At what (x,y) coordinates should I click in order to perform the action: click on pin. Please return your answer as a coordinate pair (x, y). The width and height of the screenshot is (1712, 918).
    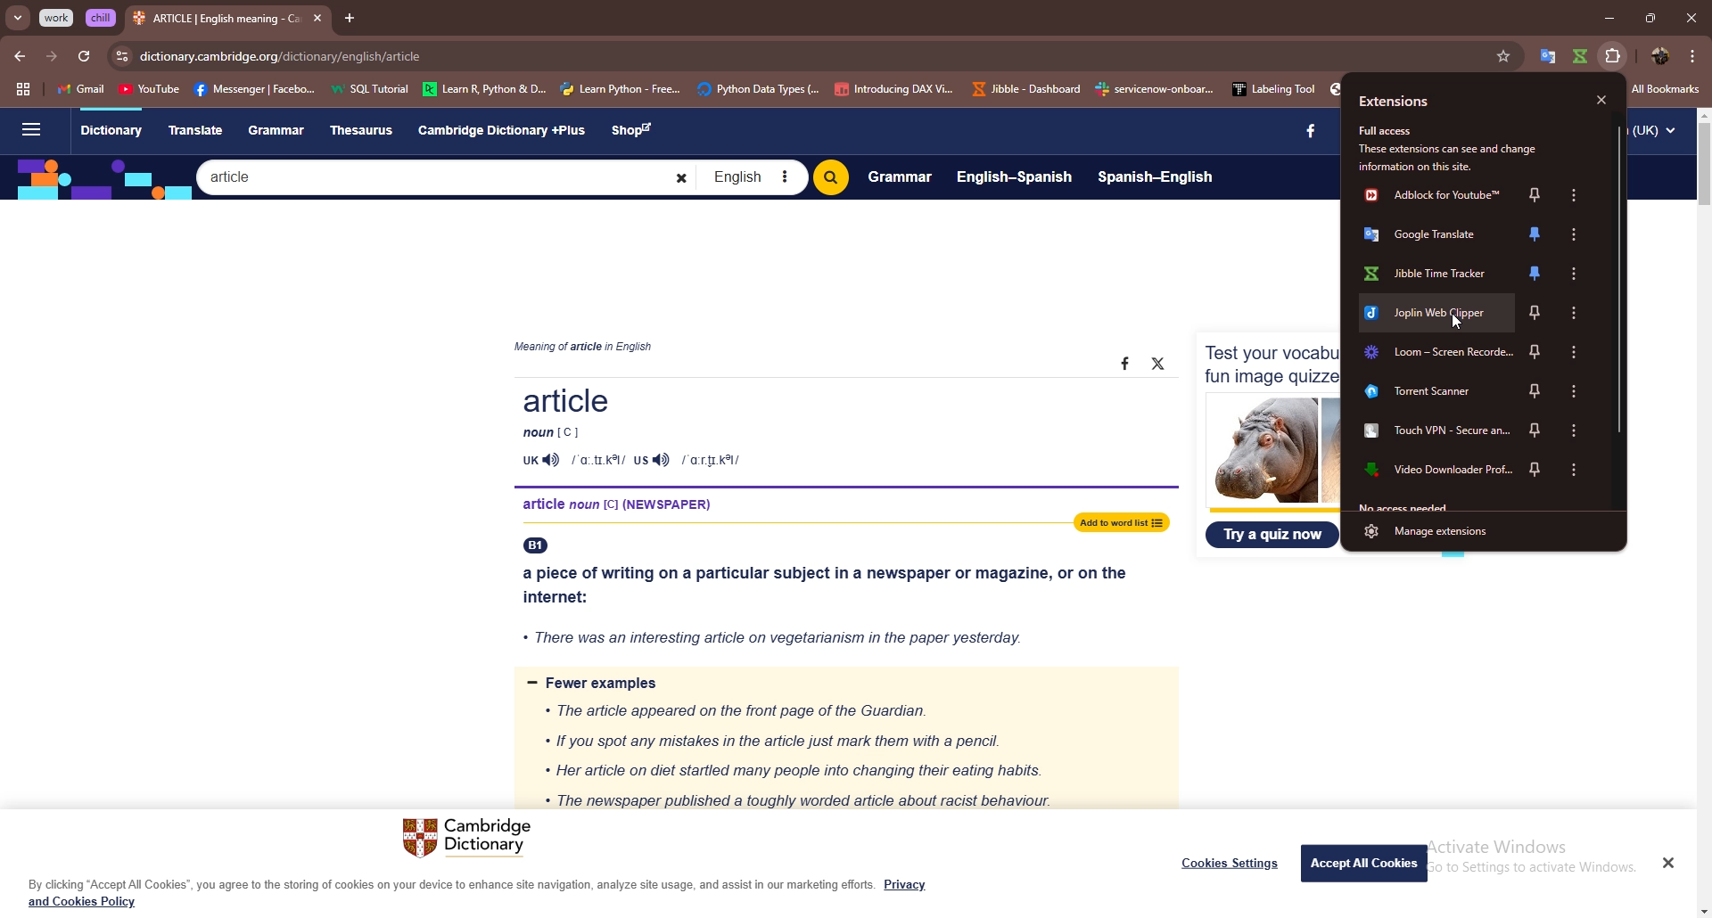
    Looking at the image, I should click on (1538, 349).